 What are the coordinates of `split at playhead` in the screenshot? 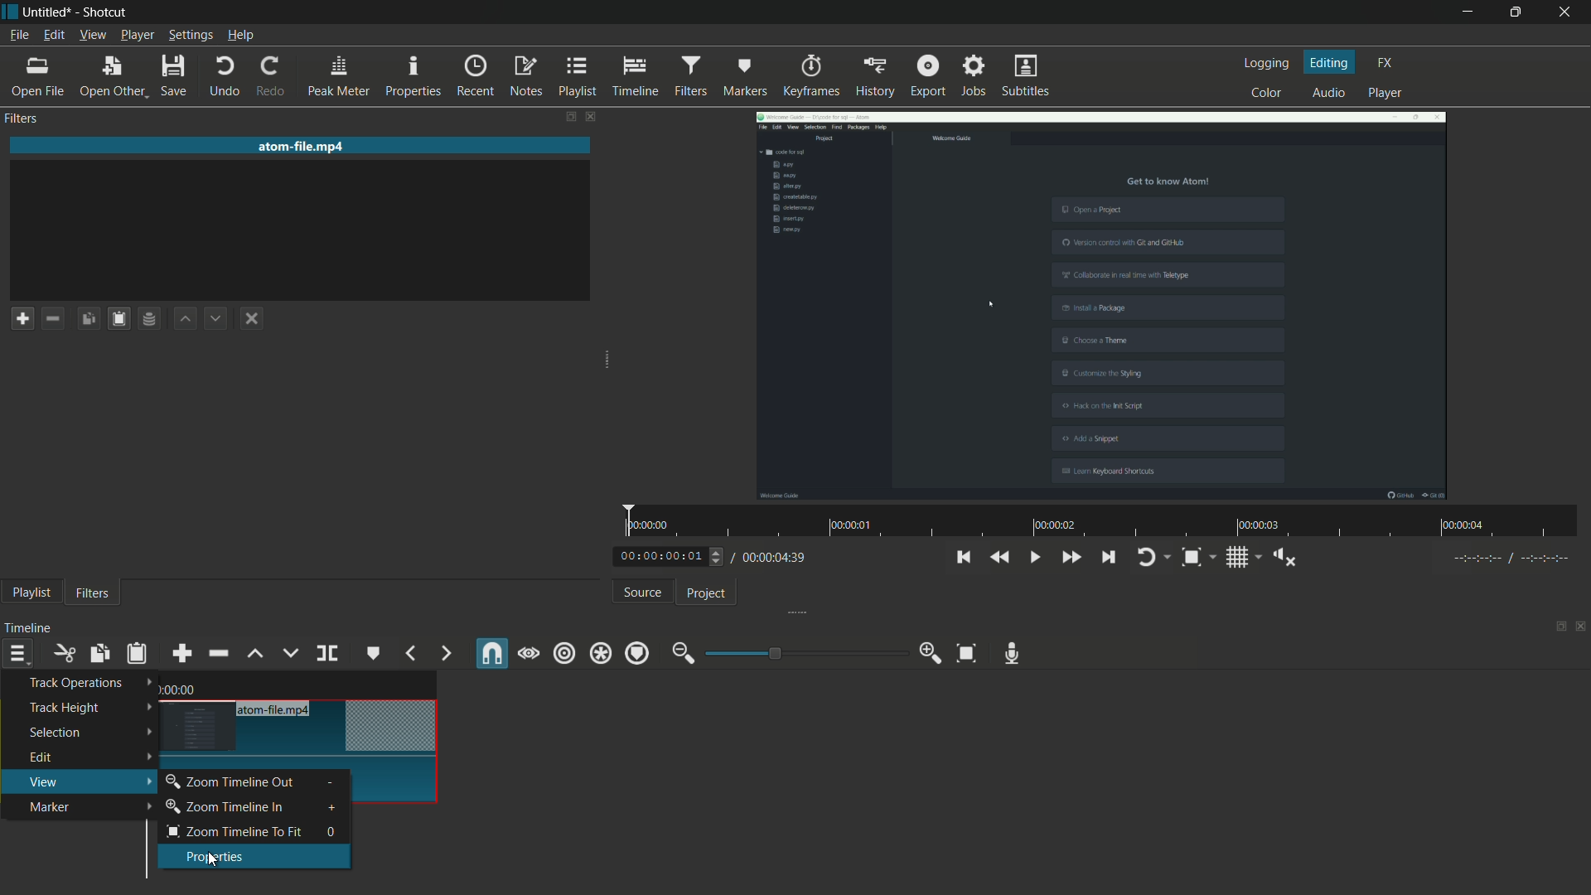 It's located at (329, 653).